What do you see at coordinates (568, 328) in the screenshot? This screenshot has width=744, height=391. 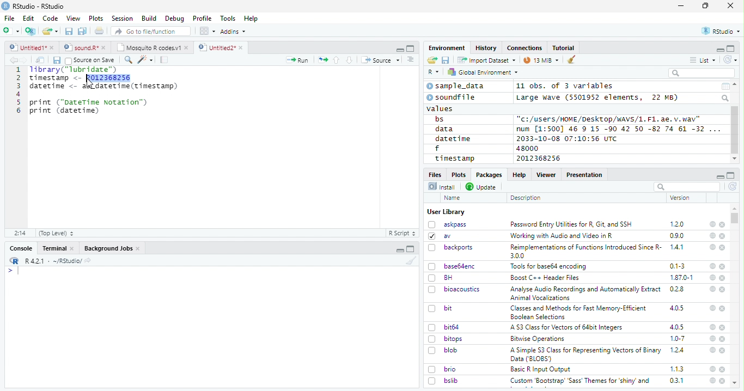 I see `A S3 Class for Vectors of 64bit Integers` at bounding box center [568, 328].